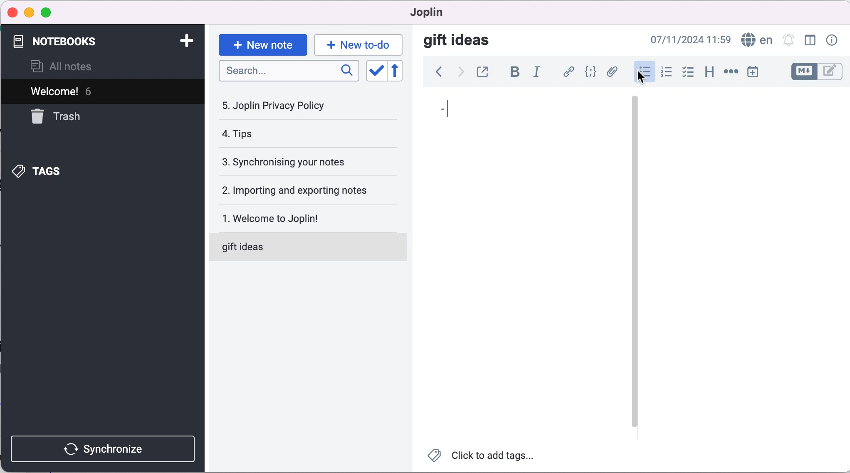 Image resolution: width=850 pixels, height=473 pixels. Describe the element at coordinates (613, 72) in the screenshot. I see `add file` at that location.